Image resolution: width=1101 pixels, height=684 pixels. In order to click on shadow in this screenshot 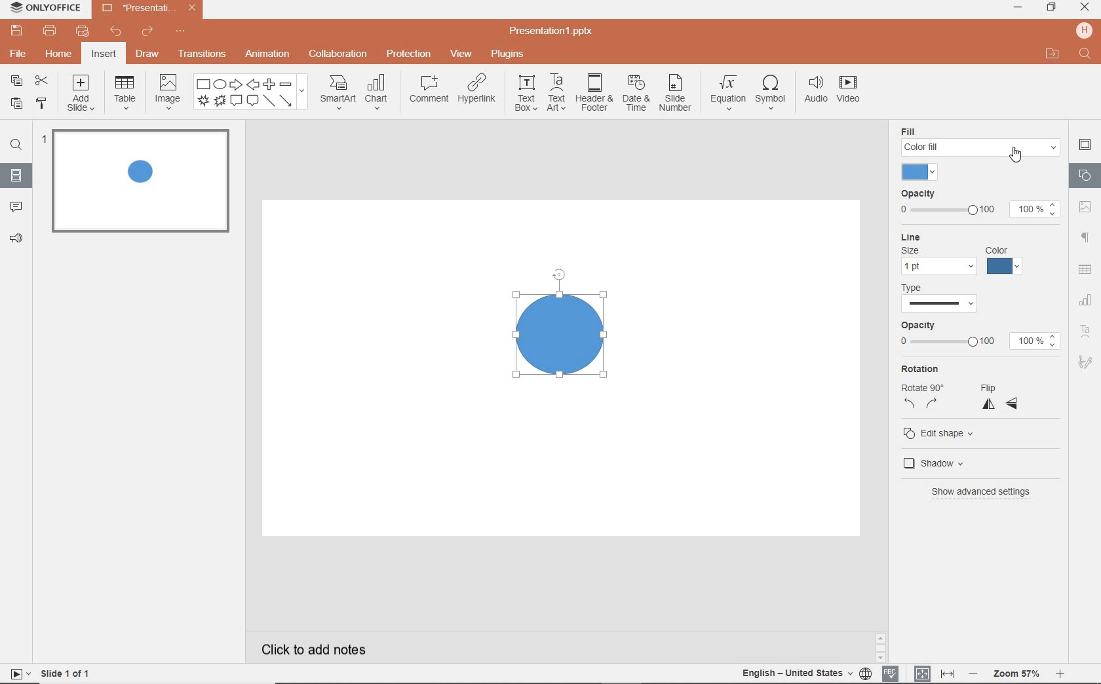, I will do `click(936, 462)`.